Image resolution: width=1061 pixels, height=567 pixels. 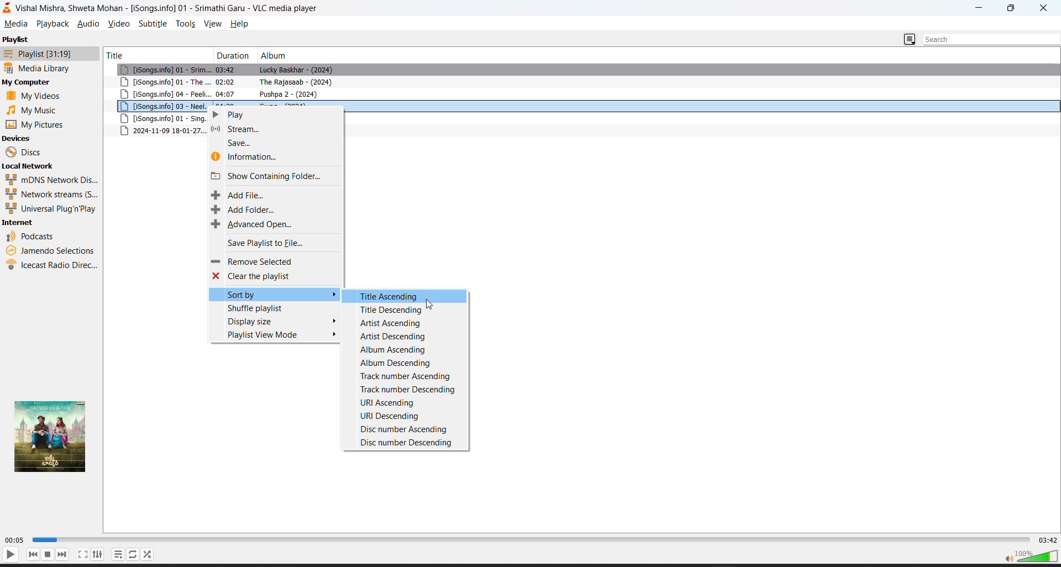 I want to click on shuffle playlist, so click(x=274, y=308).